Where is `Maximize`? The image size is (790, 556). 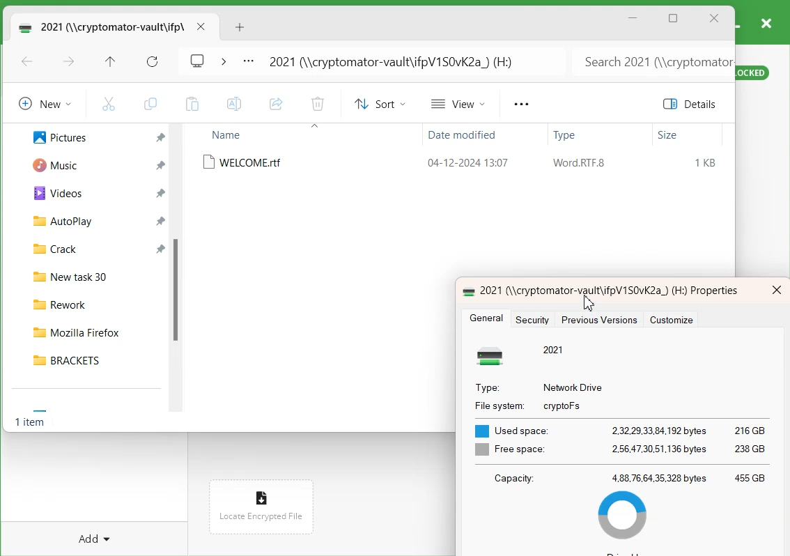
Maximize is located at coordinates (674, 20).